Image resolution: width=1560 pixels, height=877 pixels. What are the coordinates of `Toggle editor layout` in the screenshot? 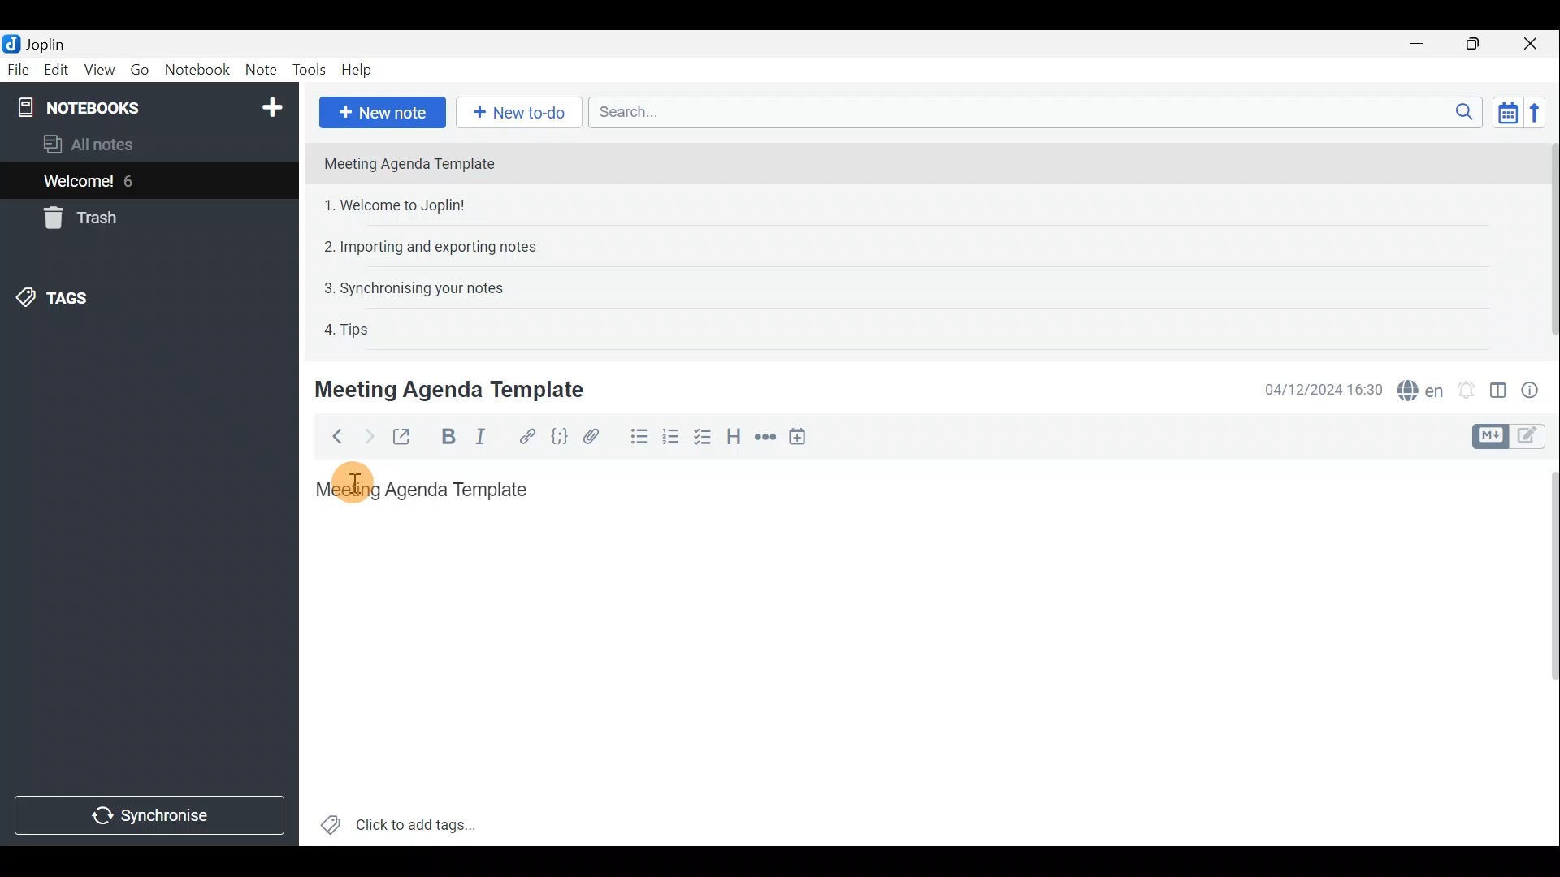 It's located at (1499, 393).